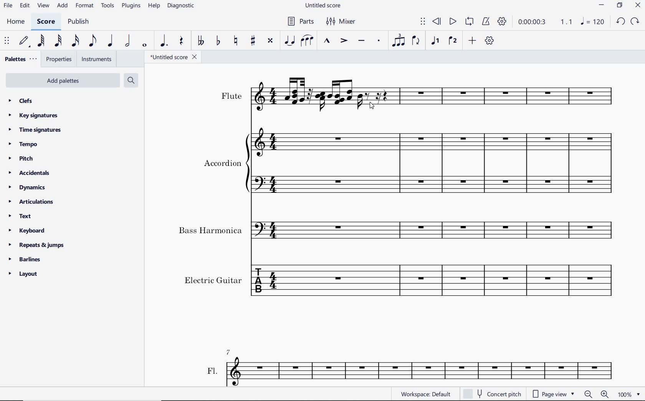 The height and width of the screenshot is (401, 645). What do you see at coordinates (45, 23) in the screenshot?
I see `SCORE` at bounding box center [45, 23].